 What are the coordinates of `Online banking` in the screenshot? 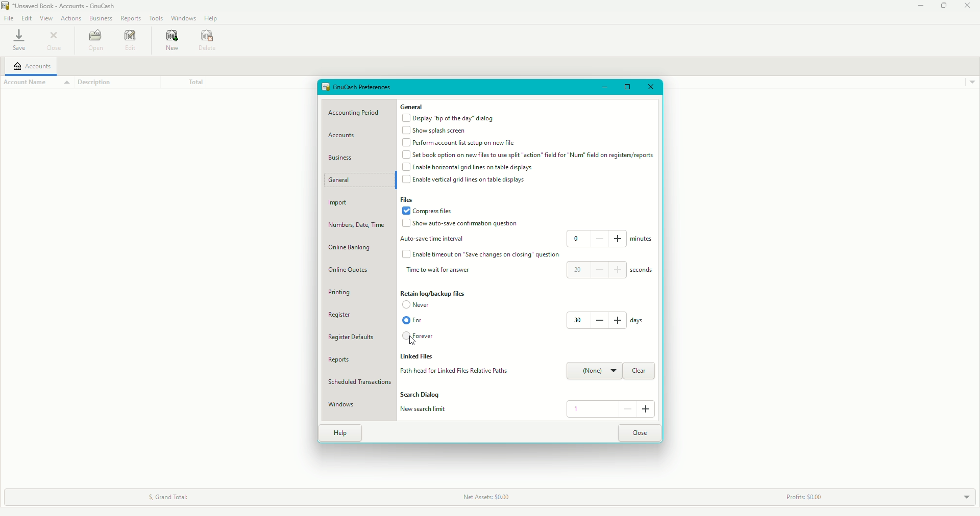 It's located at (351, 248).